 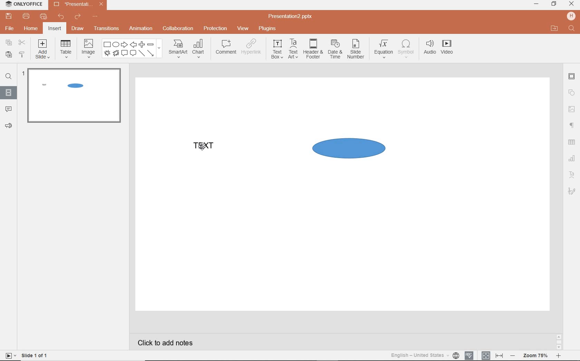 I want to click on protection, so click(x=215, y=28).